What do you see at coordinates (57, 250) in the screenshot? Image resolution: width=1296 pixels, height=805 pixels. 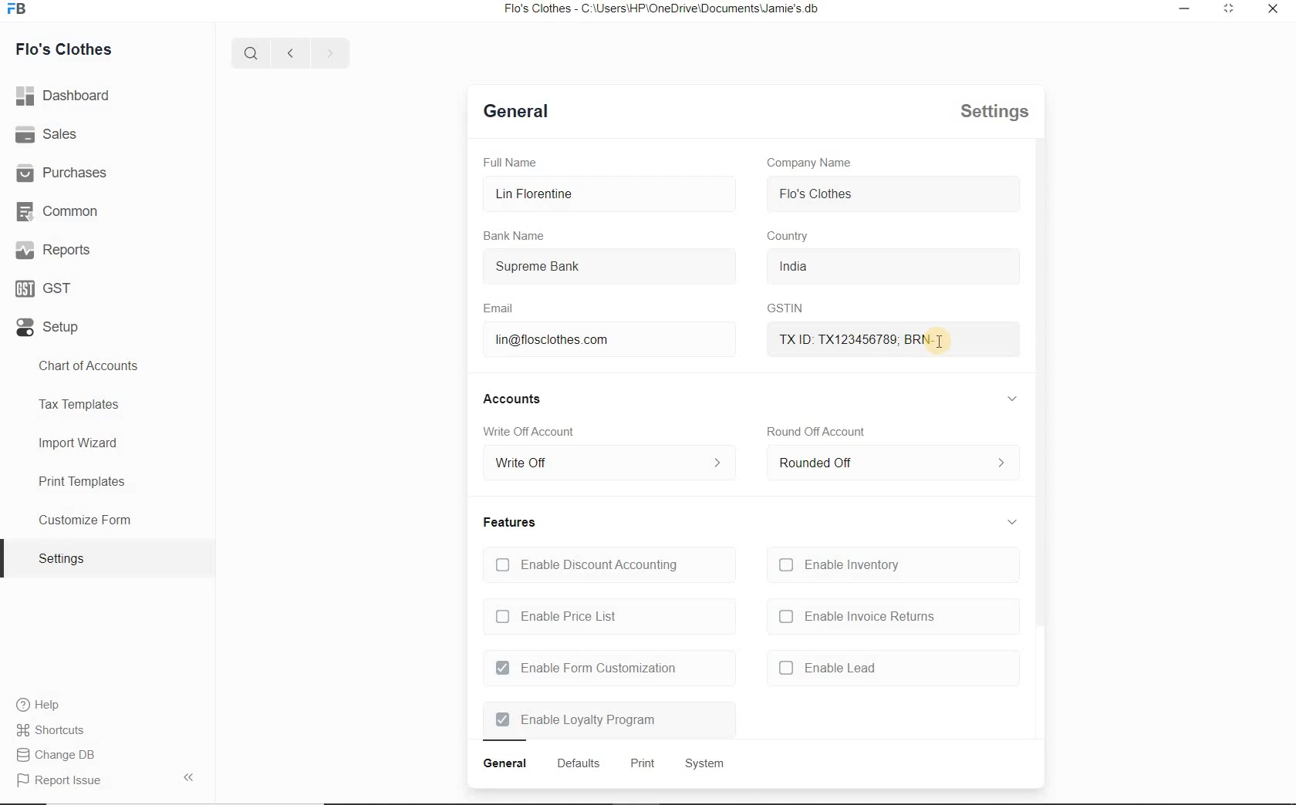 I see `Reports` at bounding box center [57, 250].